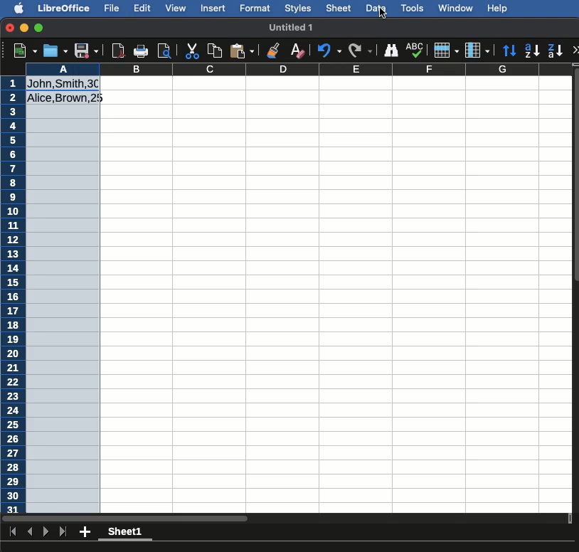 Image resolution: width=579 pixels, height=552 pixels. I want to click on Sheet, so click(339, 8).